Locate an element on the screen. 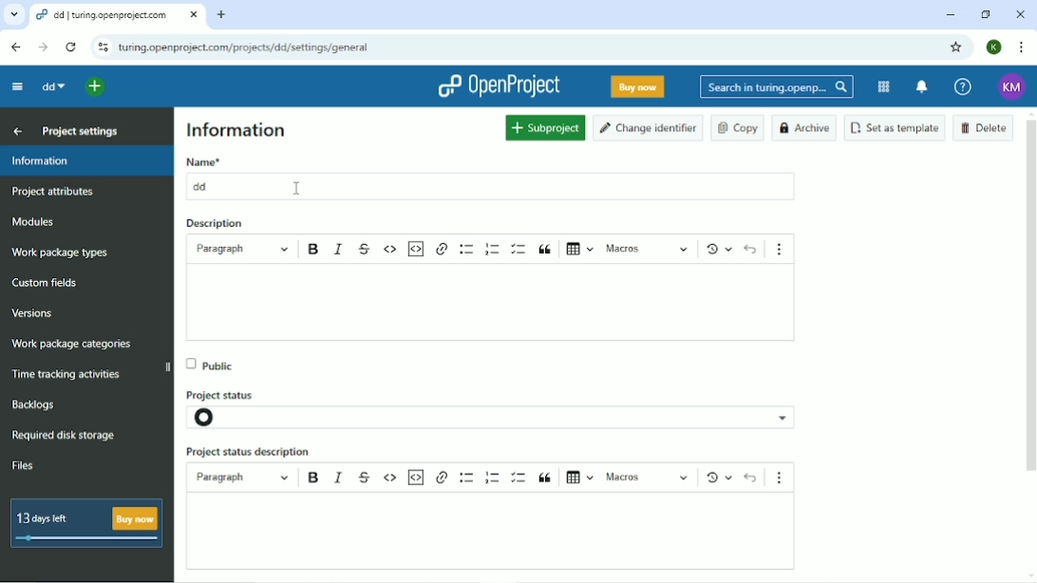 This screenshot has height=583, width=1037. Bulleted list is located at coordinates (467, 250).